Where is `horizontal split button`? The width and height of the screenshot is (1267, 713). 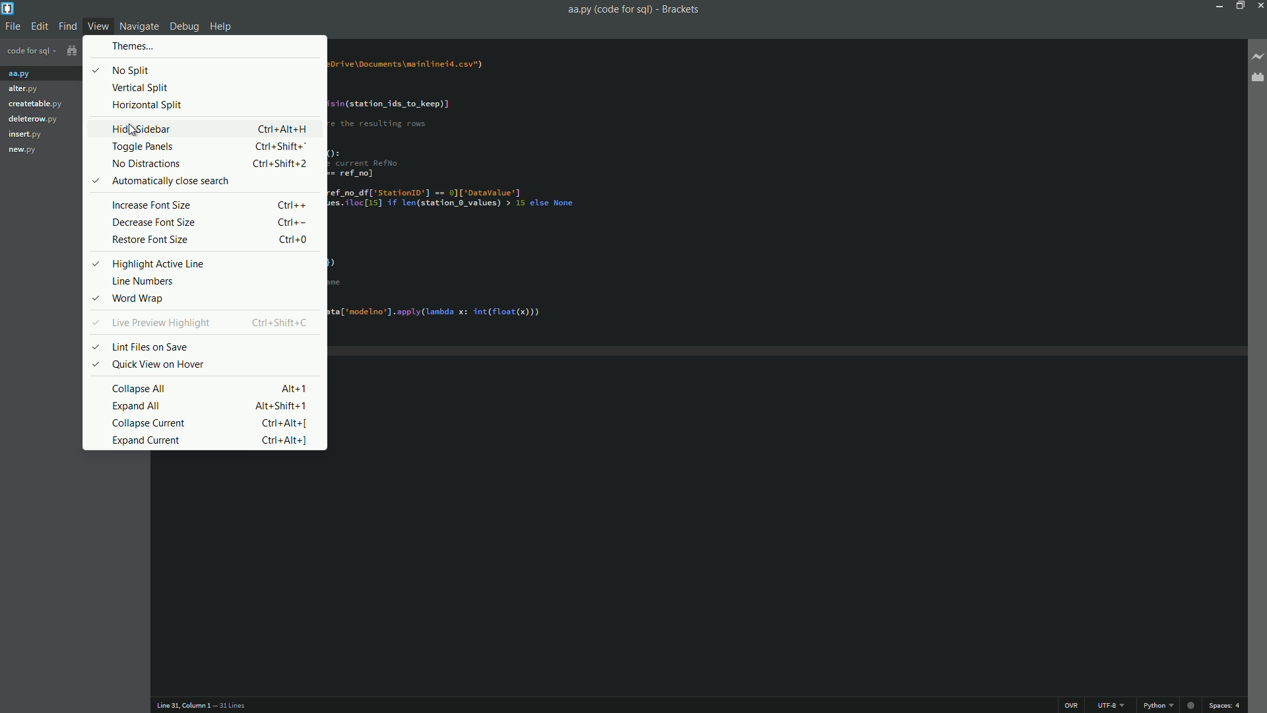 horizontal split button is located at coordinates (147, 105).